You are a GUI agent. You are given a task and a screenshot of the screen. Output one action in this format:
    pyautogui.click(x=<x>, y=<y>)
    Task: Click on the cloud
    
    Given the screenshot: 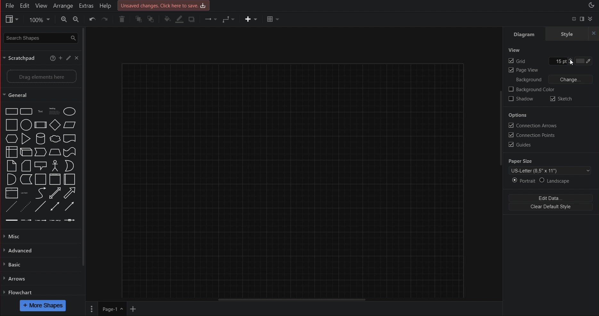 What is the action you would take?
    pyautogui.click(x=54, y=138)
    